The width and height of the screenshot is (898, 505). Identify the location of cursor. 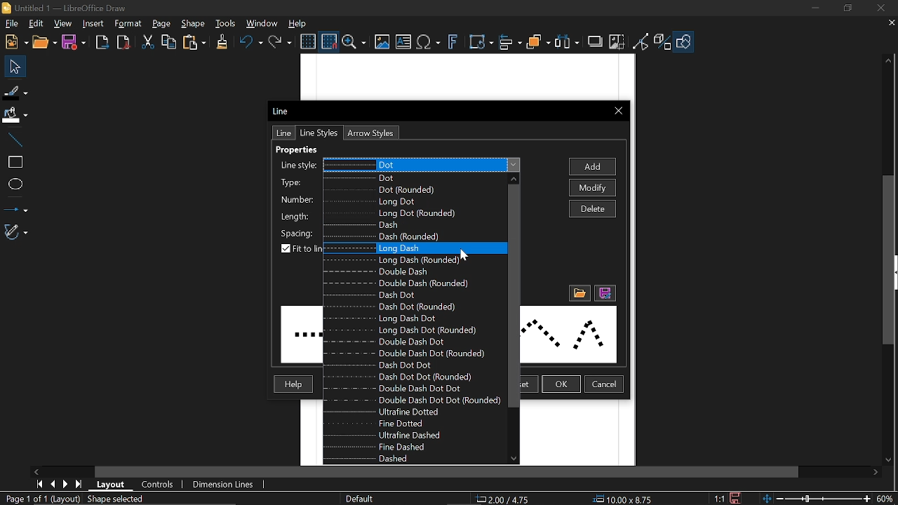
(467, 255).